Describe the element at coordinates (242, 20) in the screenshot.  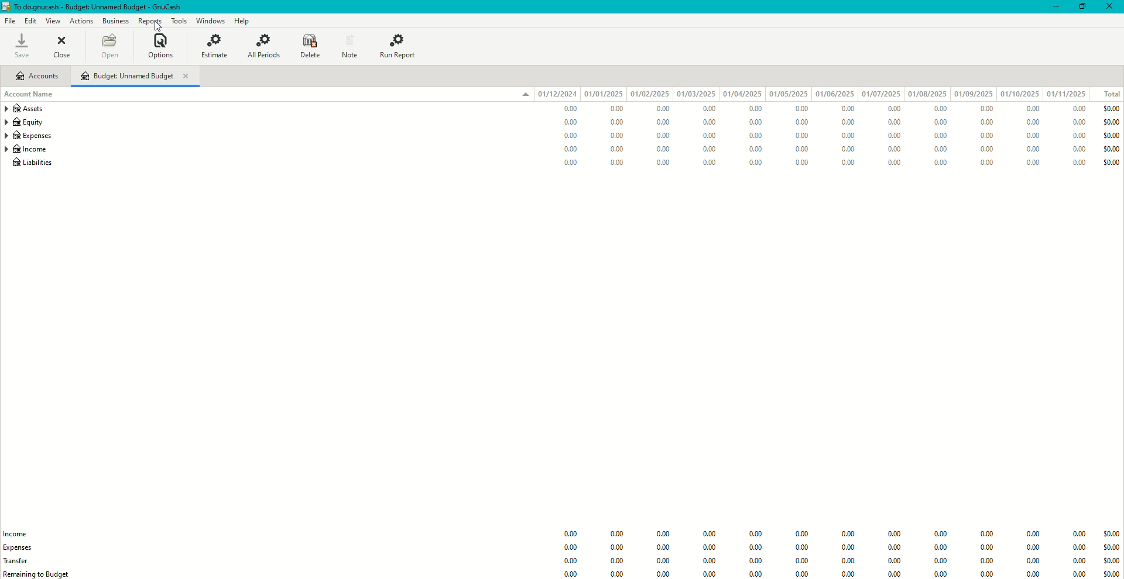
I see `Help` at that location.